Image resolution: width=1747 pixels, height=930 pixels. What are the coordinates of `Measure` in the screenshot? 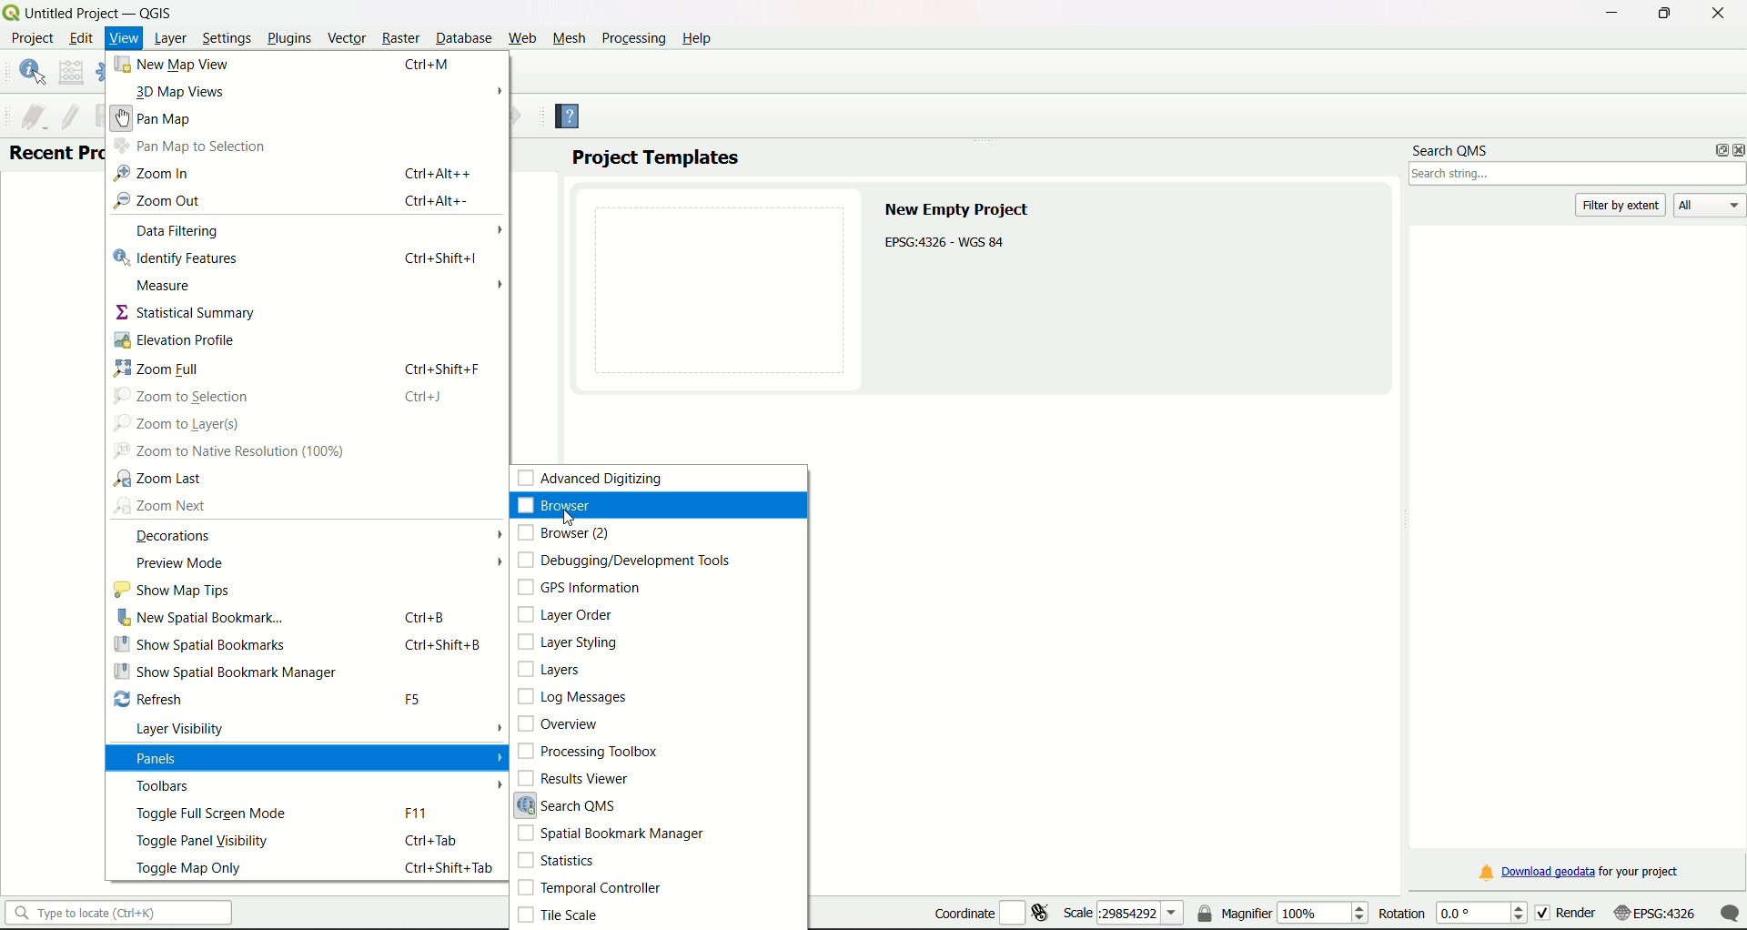 It's located at (167, 287).